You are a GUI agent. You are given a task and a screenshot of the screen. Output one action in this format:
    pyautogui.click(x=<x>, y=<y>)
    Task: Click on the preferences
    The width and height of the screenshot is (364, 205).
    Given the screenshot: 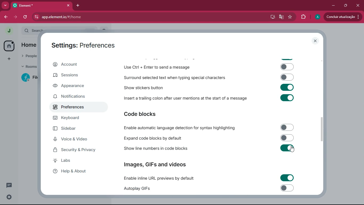 What is the action you would take?
    pyautogui.click(x=71, y=108)
    